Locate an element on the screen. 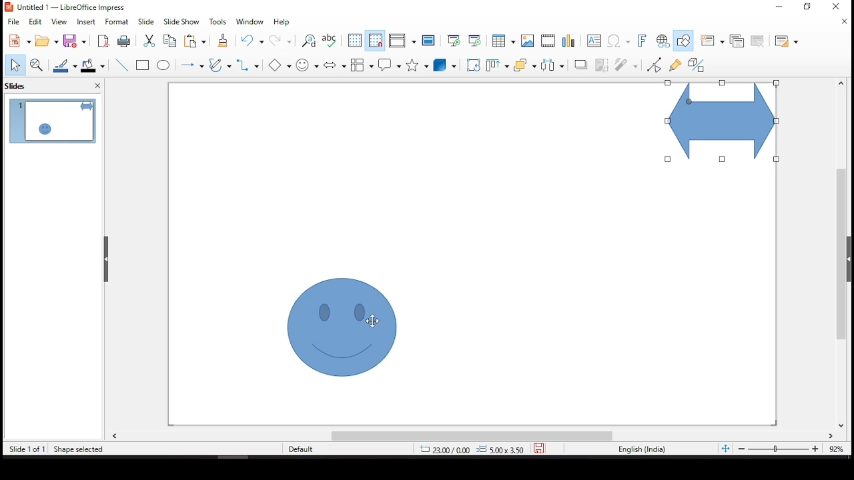 The width and height of the screenshot is (854, 480).  is located at coordinates (282, 65).